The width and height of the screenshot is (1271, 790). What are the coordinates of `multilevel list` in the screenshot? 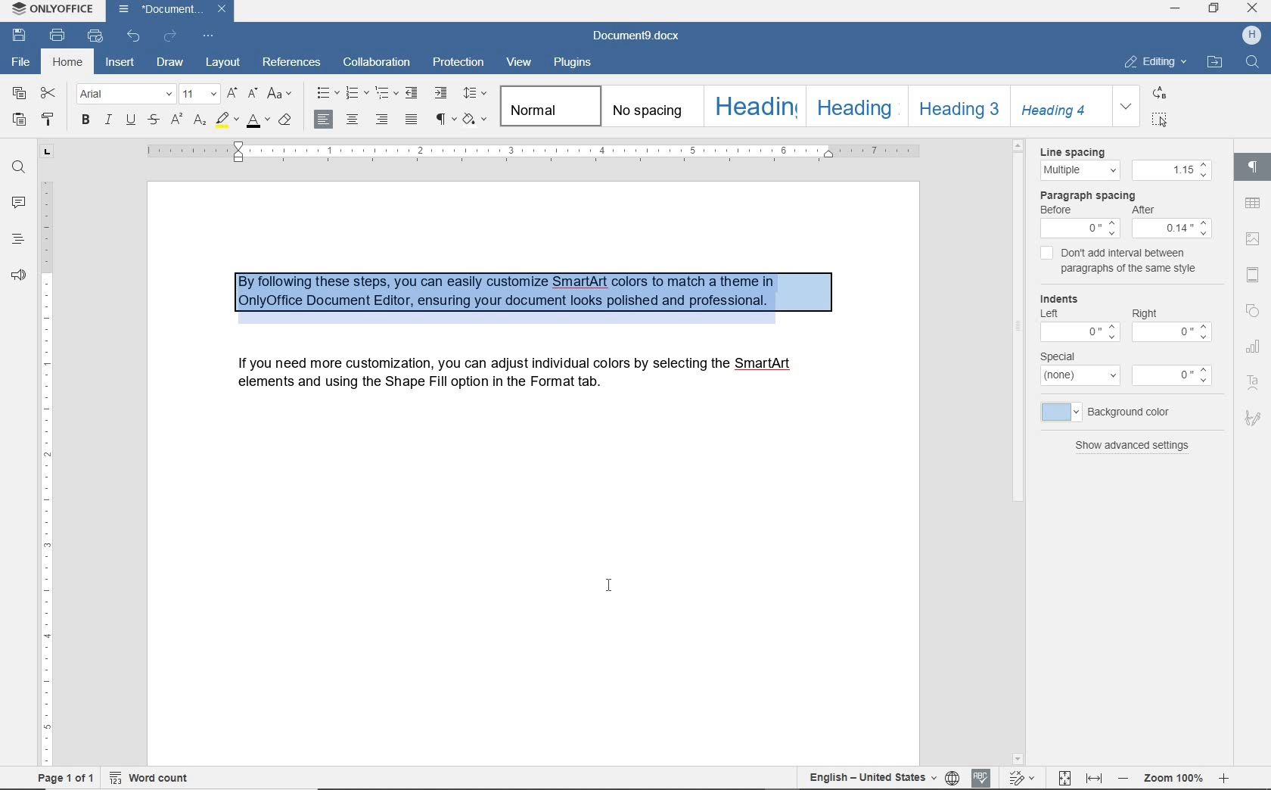 It's located at (384, 95).